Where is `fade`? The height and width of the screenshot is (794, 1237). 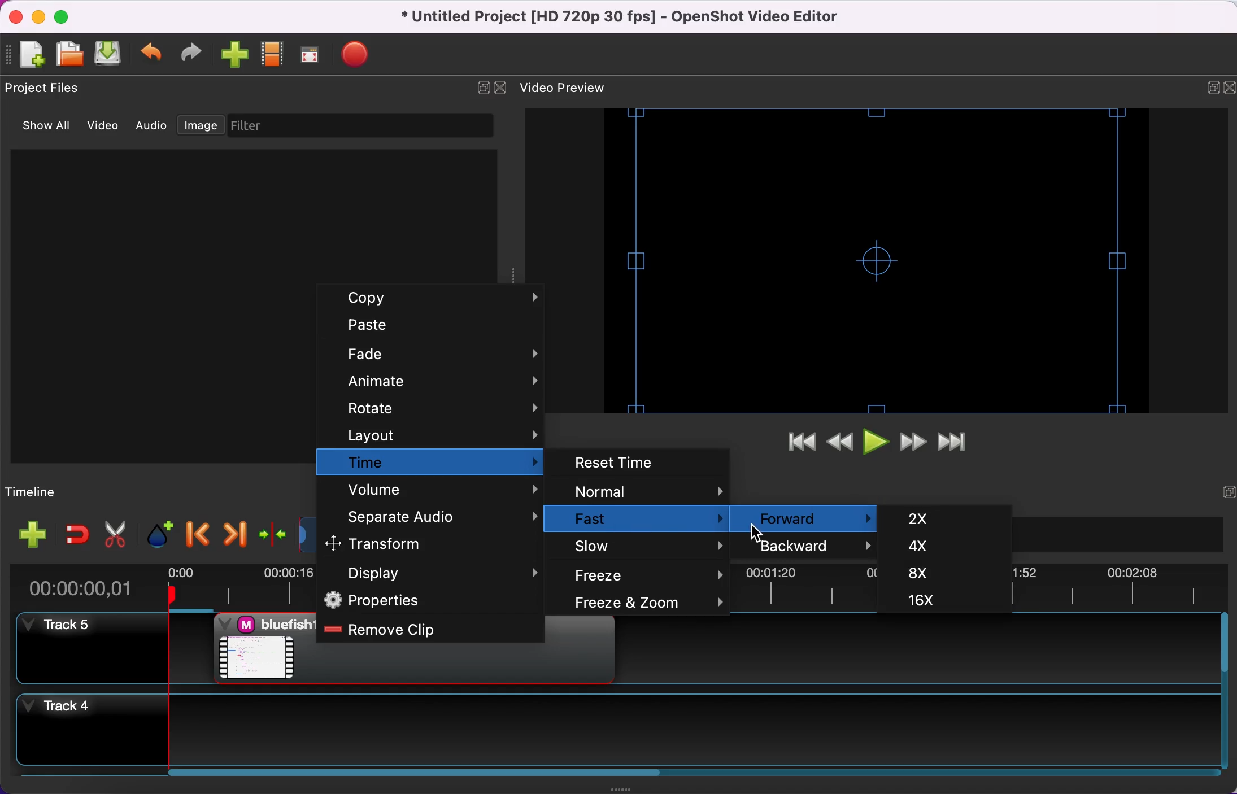
fade is located at coordinates (438, 356).